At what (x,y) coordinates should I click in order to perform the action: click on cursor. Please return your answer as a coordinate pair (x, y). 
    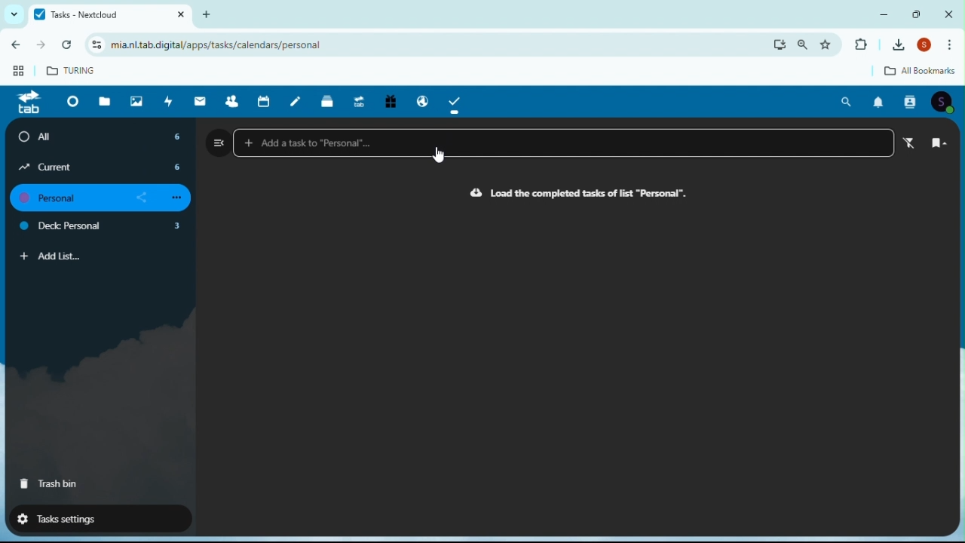
    Looking at the image, I should click on (440, 157).